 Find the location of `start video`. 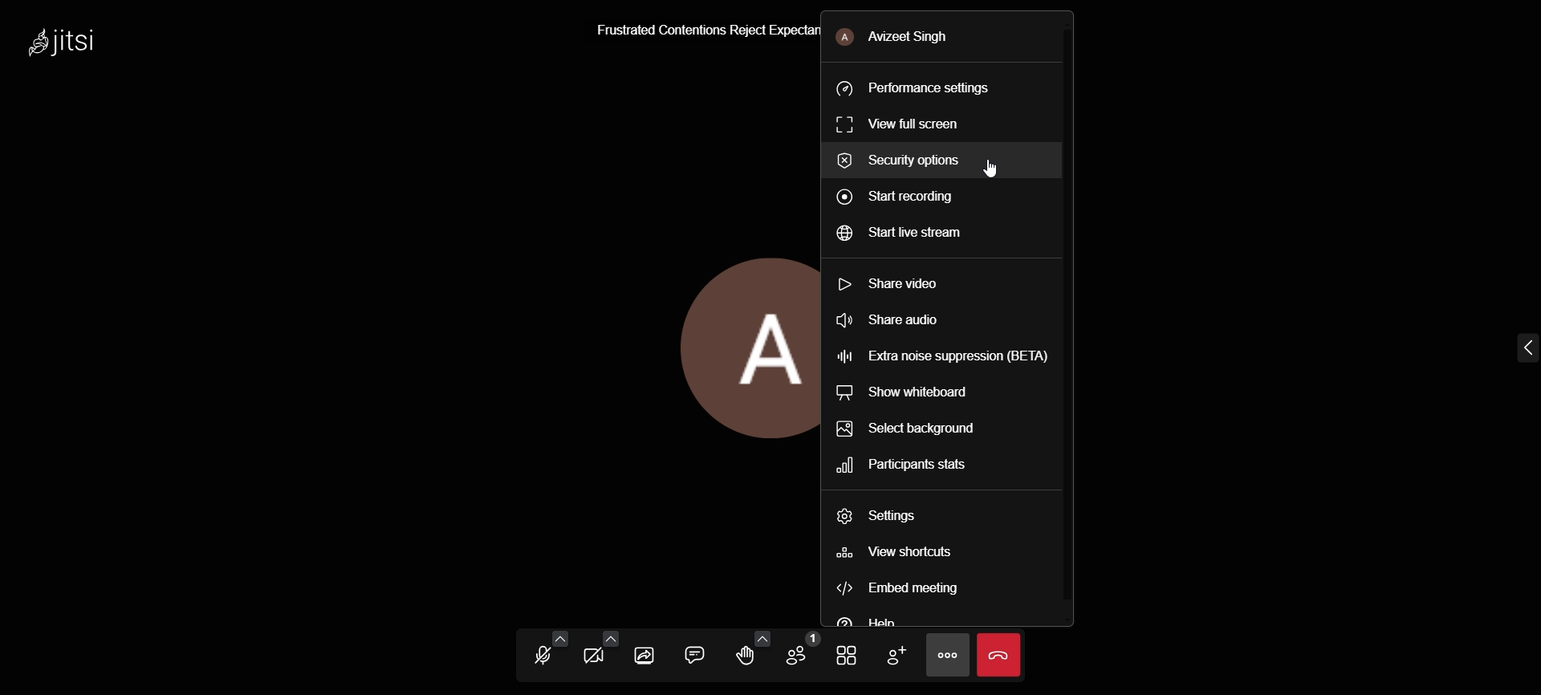

start video is located at coordinates (592, 653).